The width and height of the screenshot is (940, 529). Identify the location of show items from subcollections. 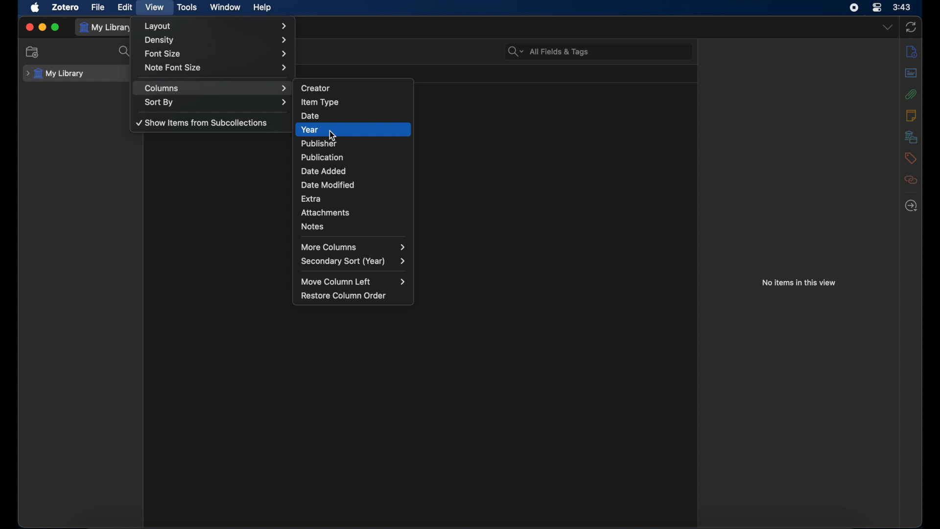
(202, 122).